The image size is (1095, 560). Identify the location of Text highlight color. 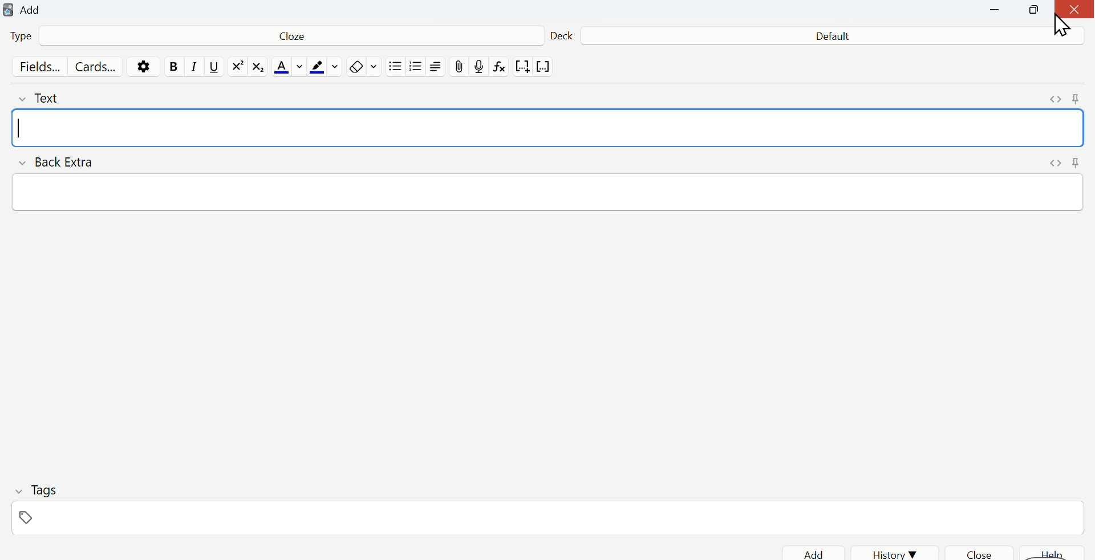
(326, 68).